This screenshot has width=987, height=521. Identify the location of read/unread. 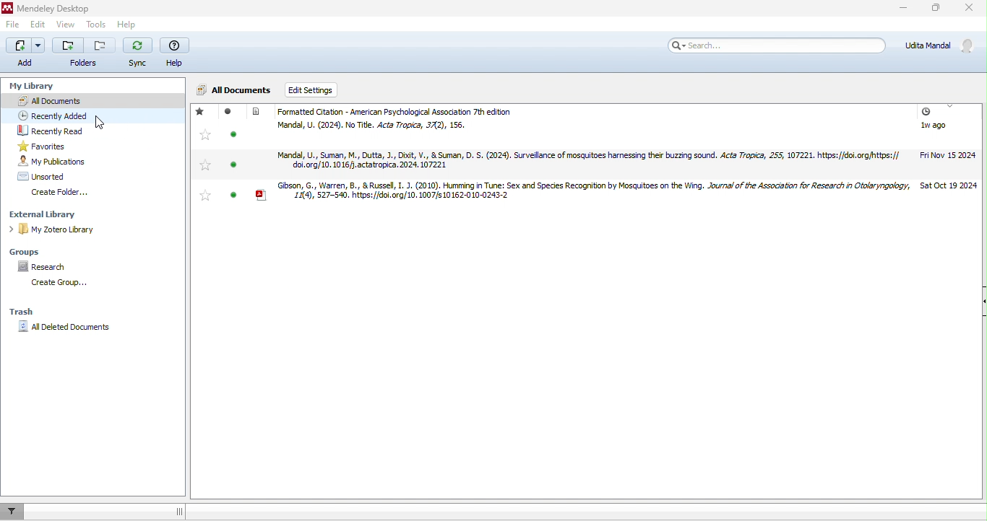
(234, 167).